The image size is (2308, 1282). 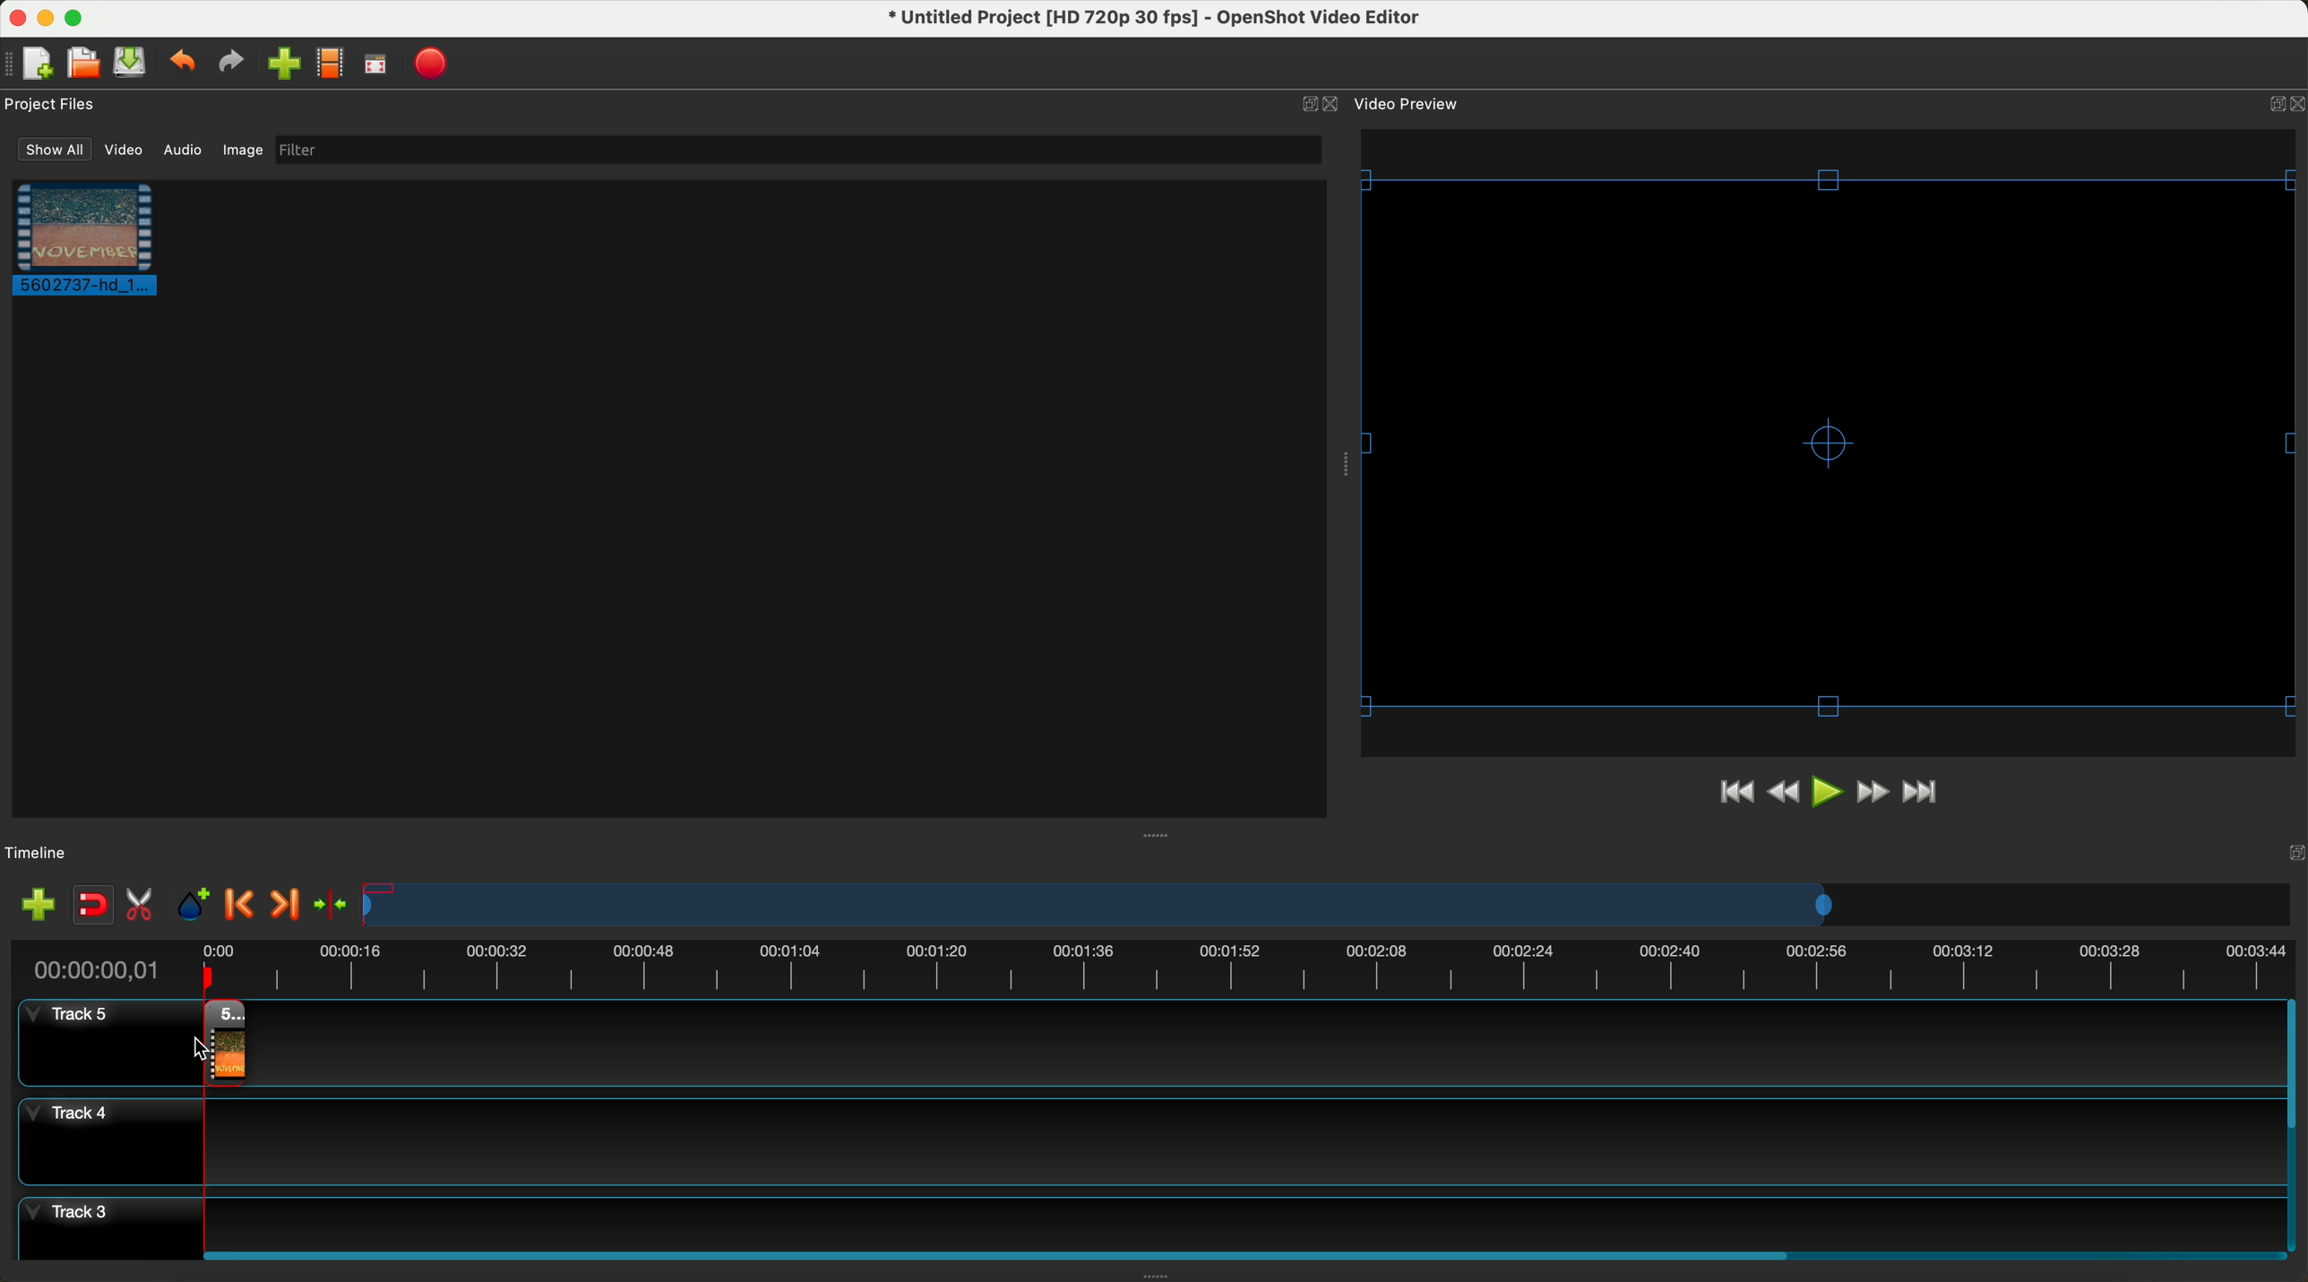 What do you see at coordinates (797, 151) in the screenshot?
I see `filter` at bounding box center [797, 151].